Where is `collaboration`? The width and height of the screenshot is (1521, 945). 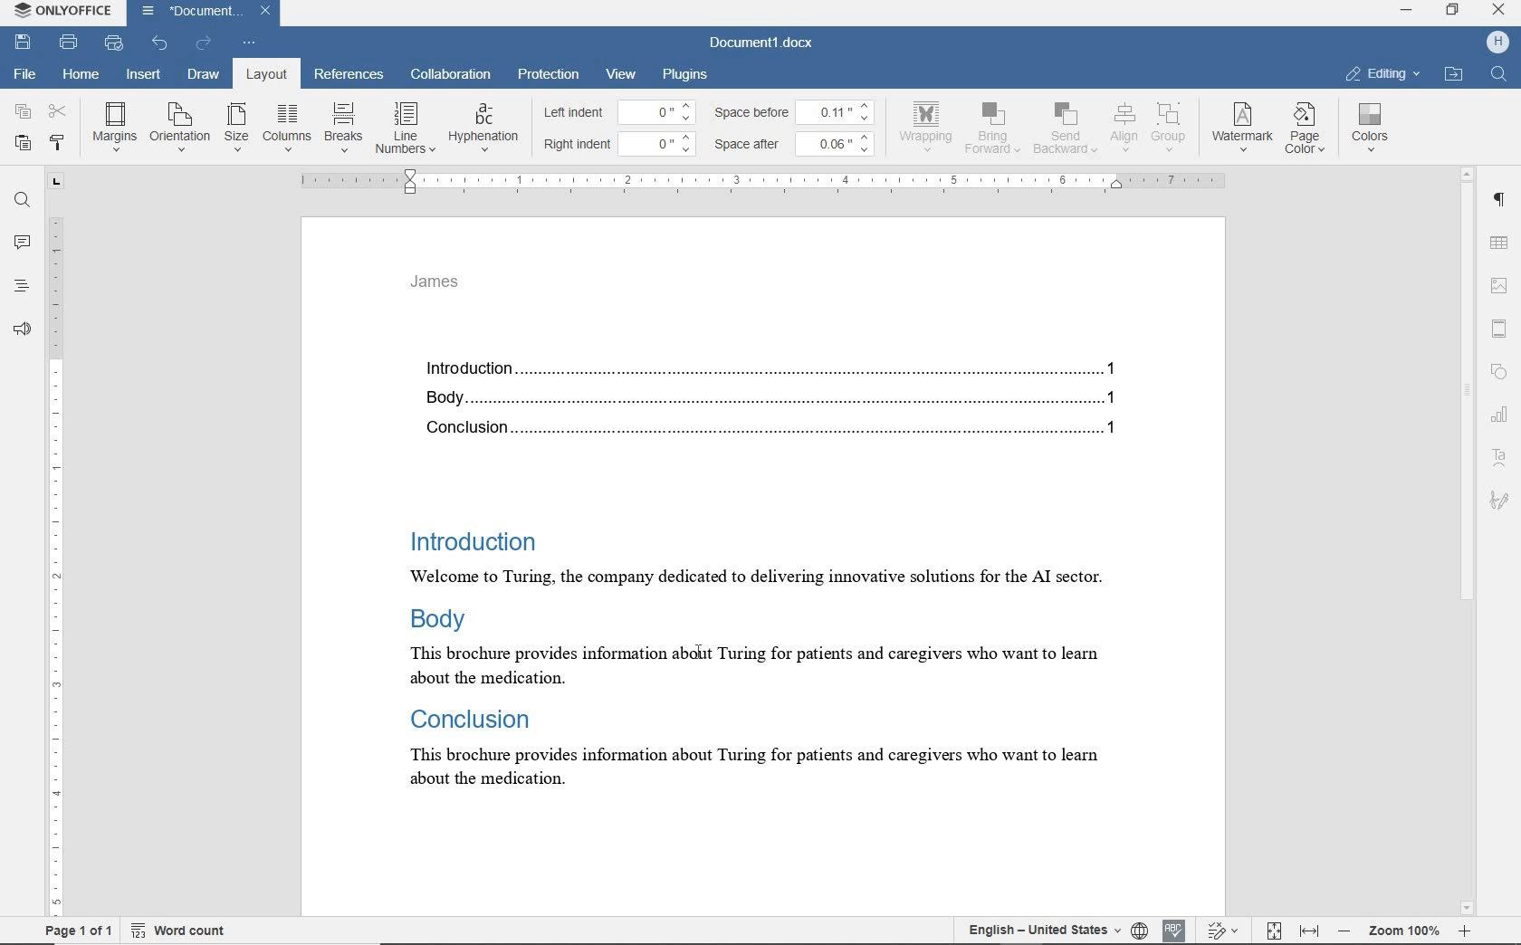
collaboration is located at coordinates (452, 76).